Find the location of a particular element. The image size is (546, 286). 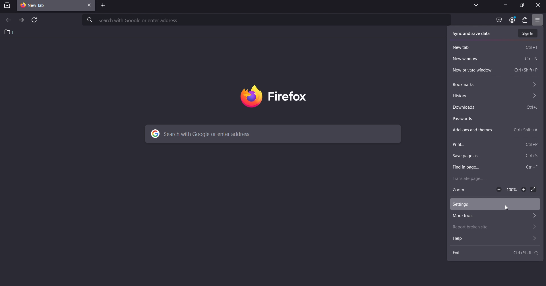

new tab is located at coordinates (495, 46).